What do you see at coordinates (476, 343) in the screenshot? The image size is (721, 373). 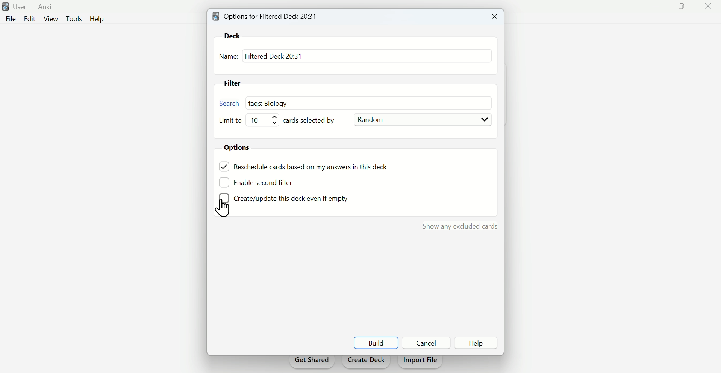 I see `` at bounding box center [476, 343].